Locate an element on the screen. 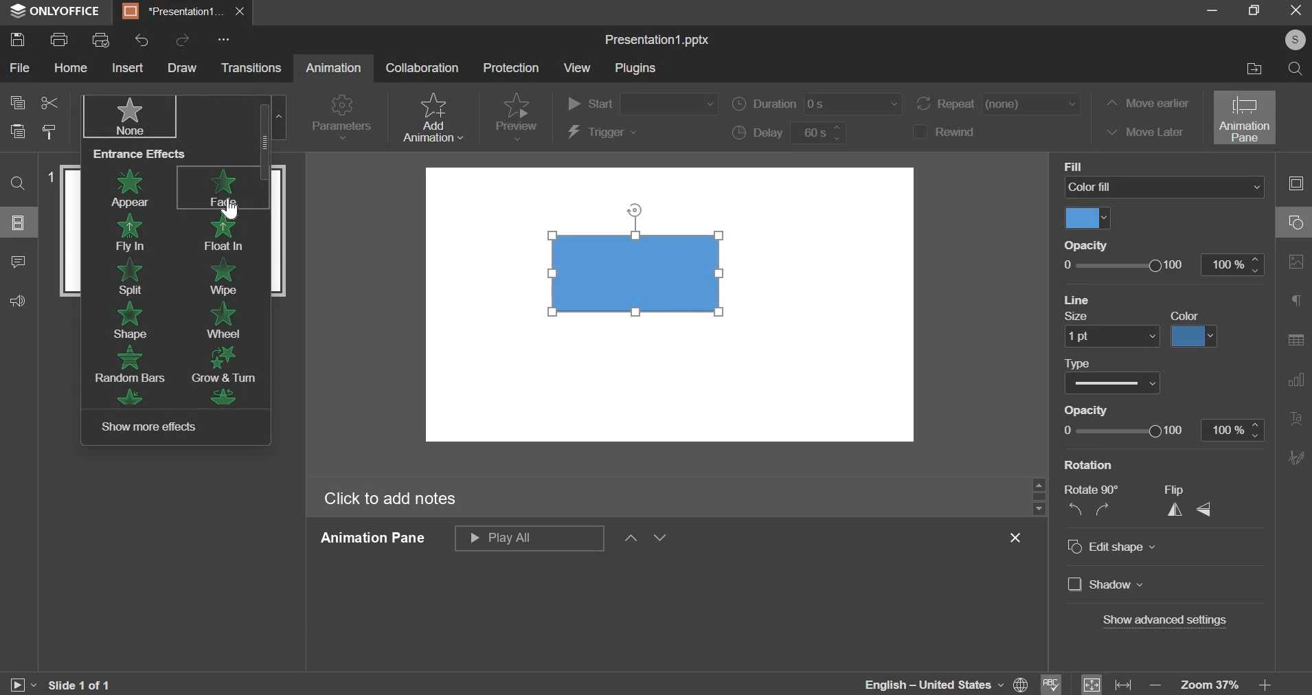  copy style is located at coordinates (51, 132).